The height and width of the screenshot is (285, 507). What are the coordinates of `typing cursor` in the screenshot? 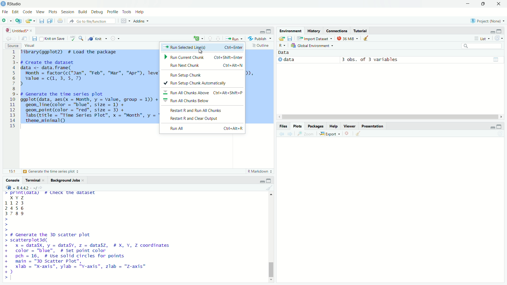 It's located at (24, 127).